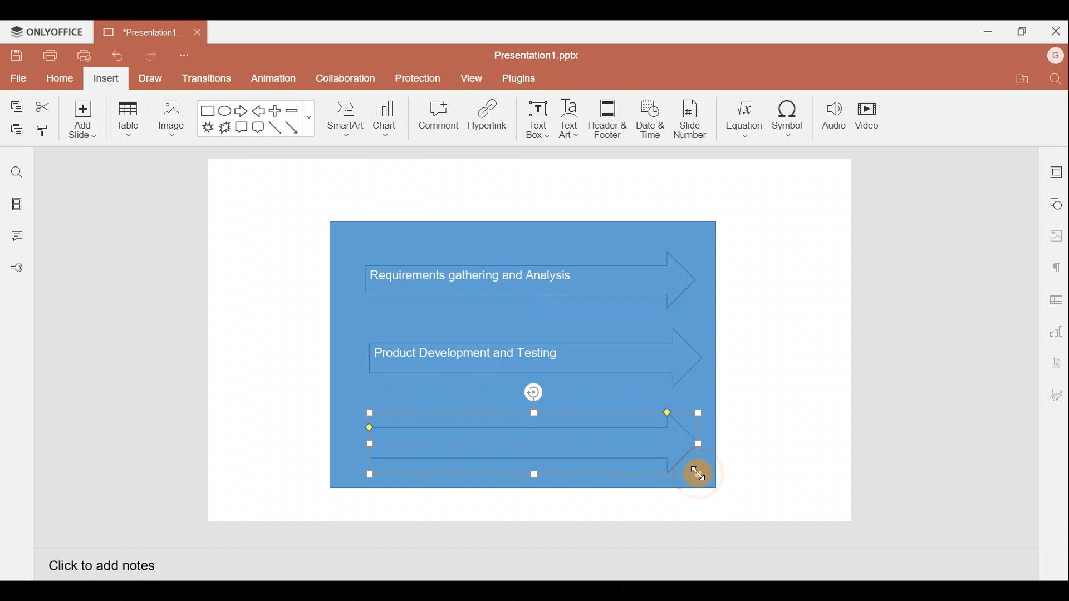 The width and height of the screenshot is (1069, 601). Describe the element at coordinates (242, 128) in the screenshot. I see `Rectangular callout` at that location.